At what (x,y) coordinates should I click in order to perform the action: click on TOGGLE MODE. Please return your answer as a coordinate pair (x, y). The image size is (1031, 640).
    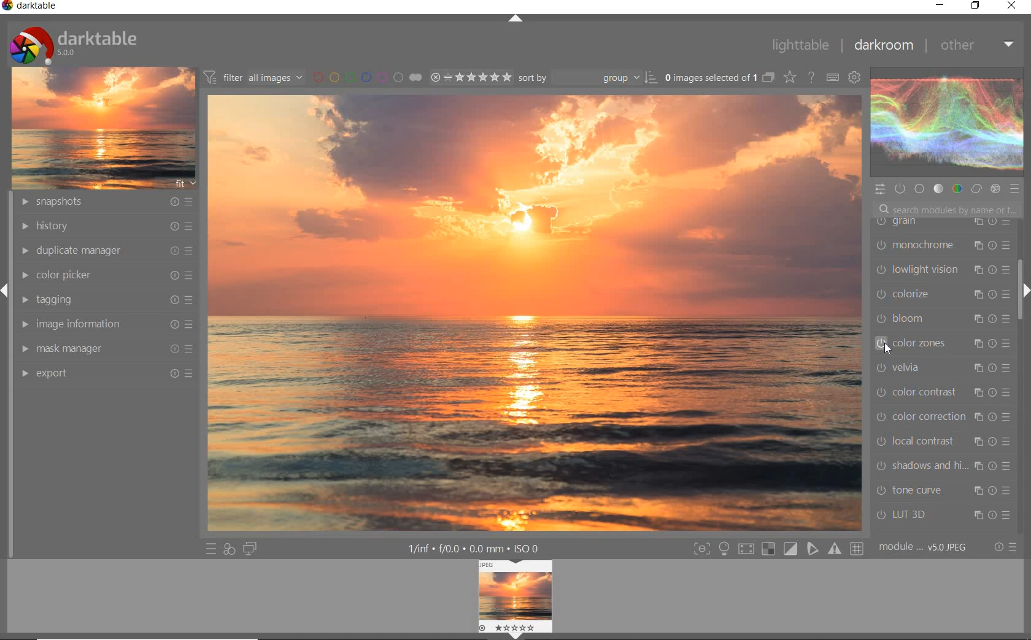
    Looking at the image, I should click on (778, 549).